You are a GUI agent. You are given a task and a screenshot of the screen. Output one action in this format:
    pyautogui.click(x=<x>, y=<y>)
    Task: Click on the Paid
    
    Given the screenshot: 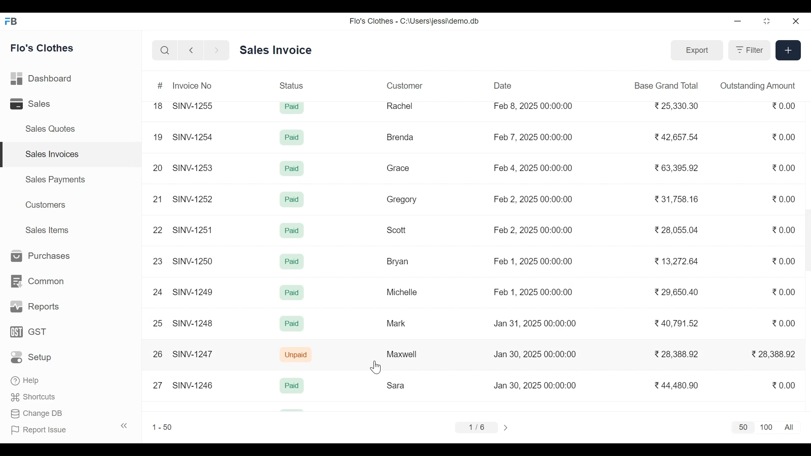 What is the action you would take?
    pyautogui.click(x=291, y=262)
    